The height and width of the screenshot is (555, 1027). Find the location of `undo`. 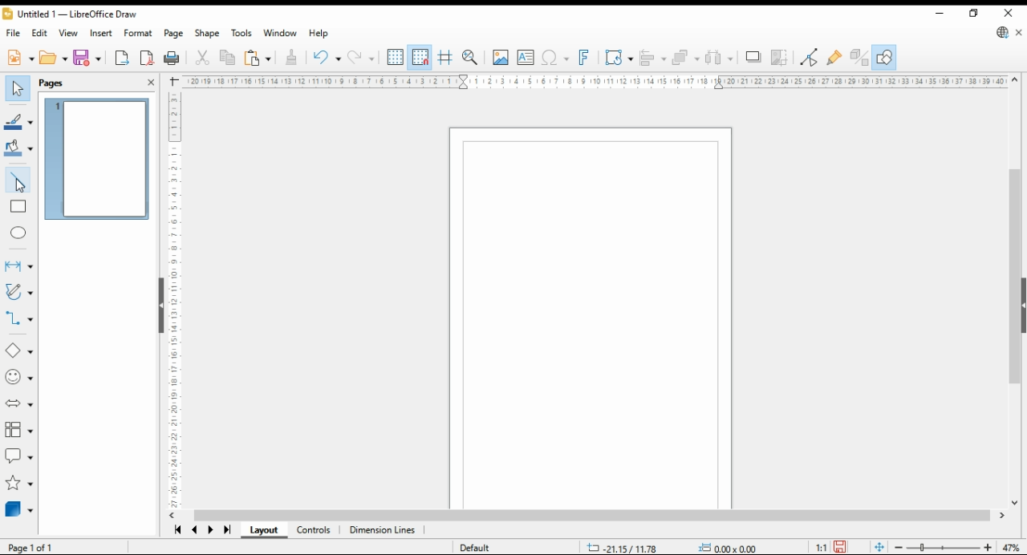

undo is located at coordinates (363, 58).